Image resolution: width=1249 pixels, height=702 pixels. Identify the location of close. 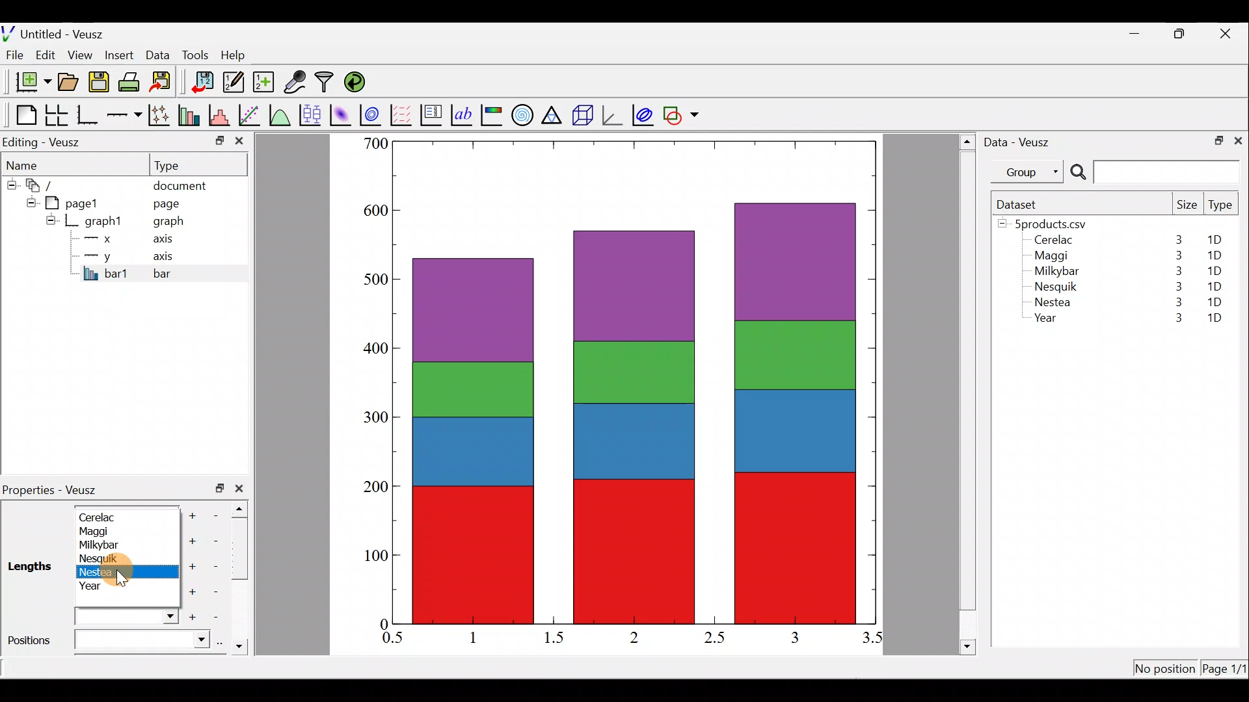
(242, 488).